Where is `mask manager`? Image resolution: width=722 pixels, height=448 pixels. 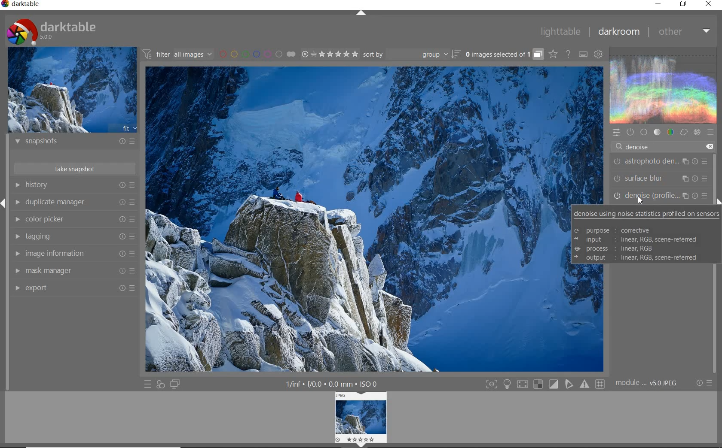 mask manager is located at coordinates (73, 271).